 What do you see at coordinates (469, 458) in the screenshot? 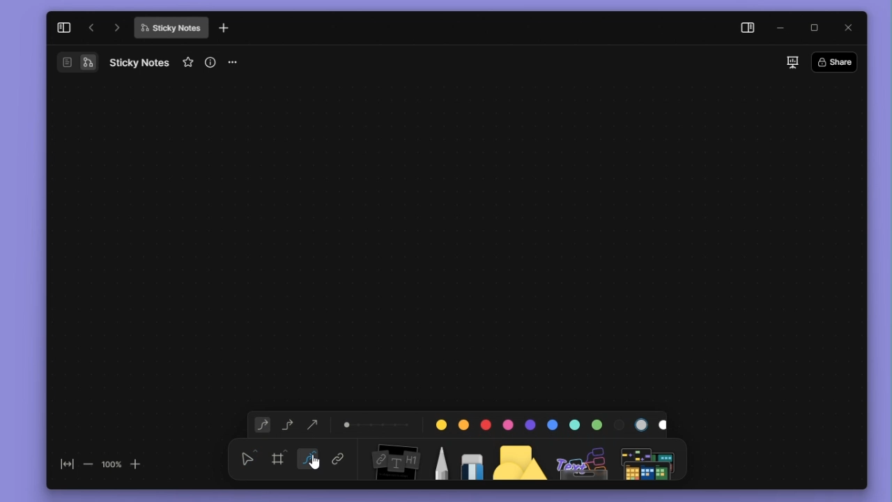
I see `eraser` at bounding box center [469, 458].